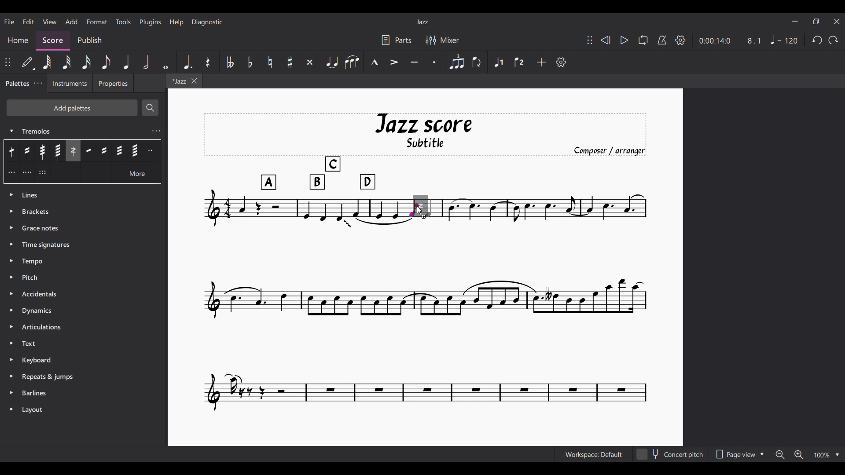  I want to click on Augmentation dot, so click(187, 62).